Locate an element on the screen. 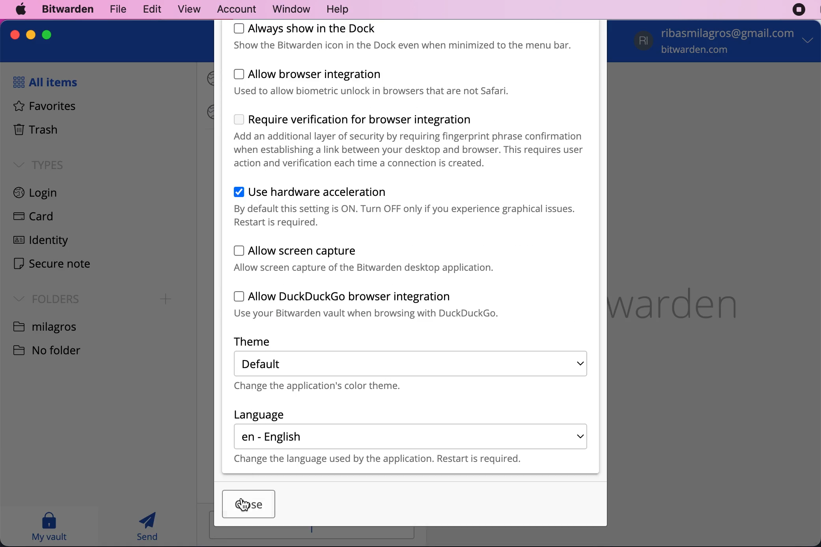 Image resolution: width=821 pixels, height=547 pixels. theme is located at coordinates (264, 341).